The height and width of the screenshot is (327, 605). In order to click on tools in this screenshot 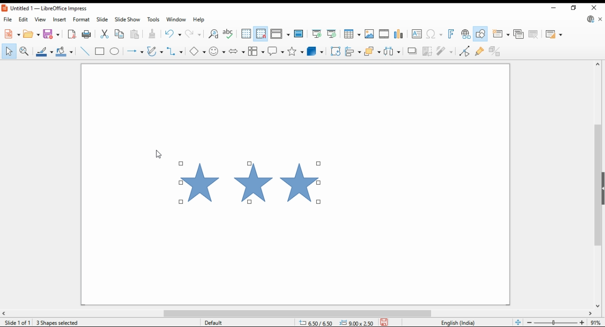, I will do `click(153, 19)`.